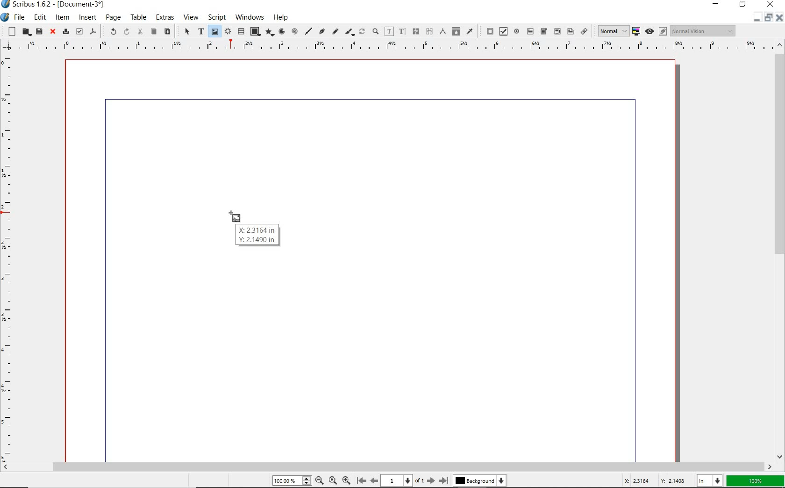 Image resolution: width=785 pixels, height=488 pixels. What do you see at coordinates (78, 31) in the screenshot?
I see `preflight verifier` at bounding box center [78, 31].